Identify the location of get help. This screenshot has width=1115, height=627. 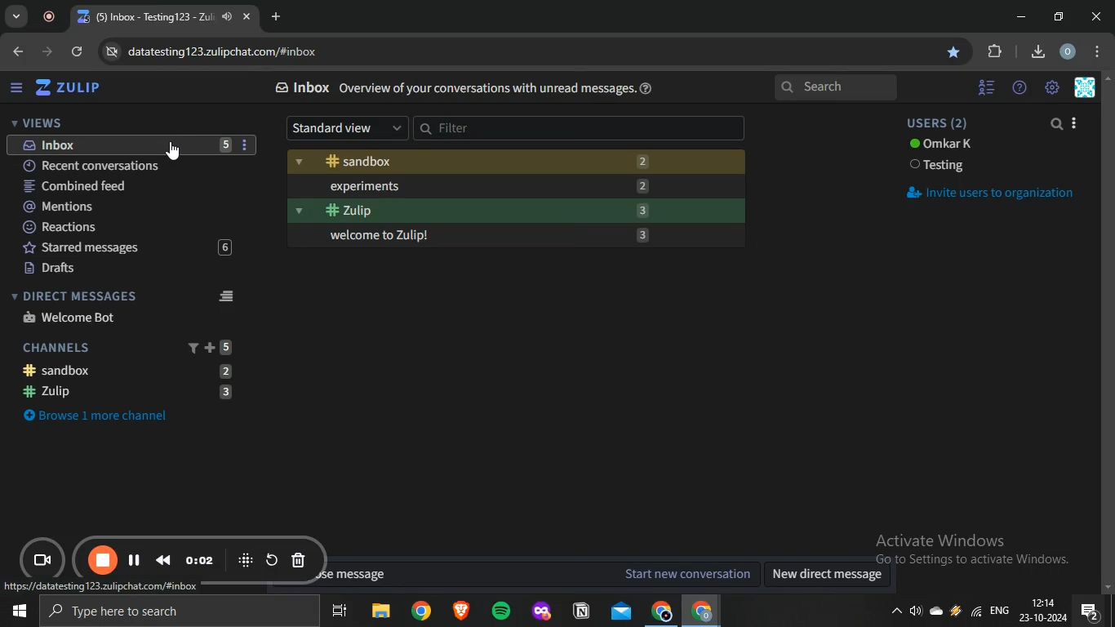
(649, 88).